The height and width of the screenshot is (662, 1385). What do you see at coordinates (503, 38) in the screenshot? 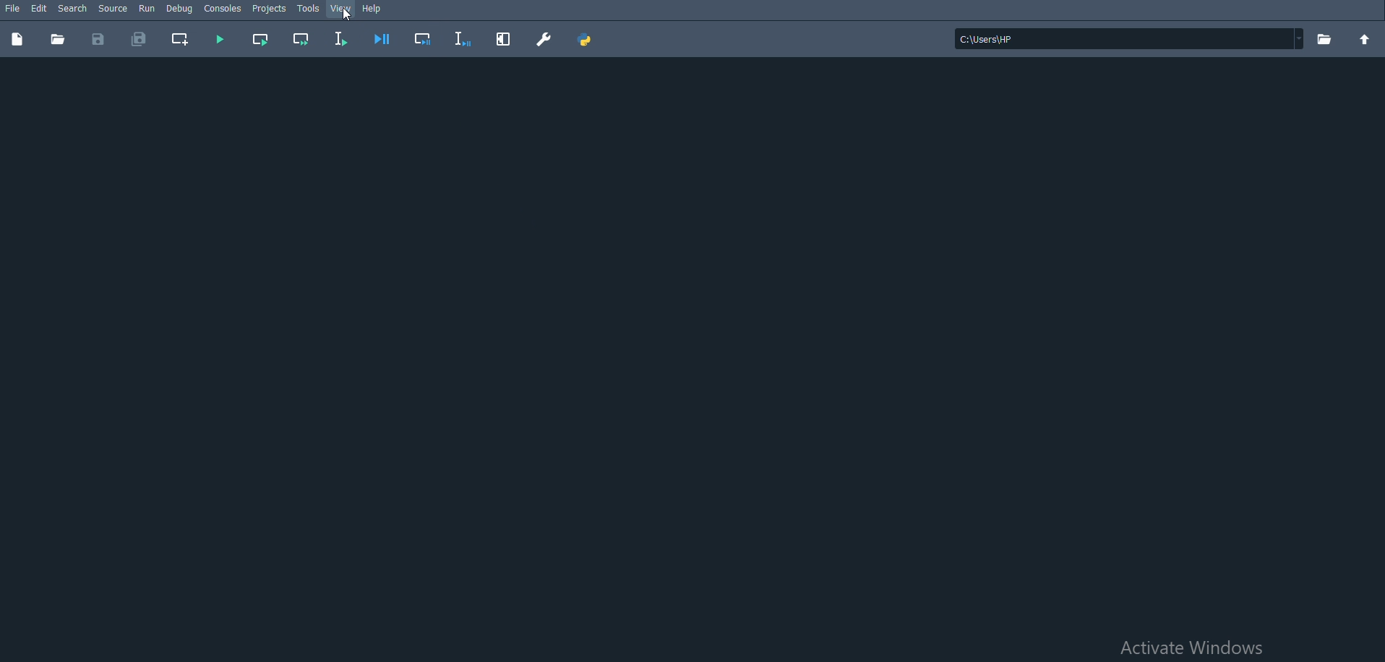
I see `Maximize current pane` at bounding box center [503, 38].